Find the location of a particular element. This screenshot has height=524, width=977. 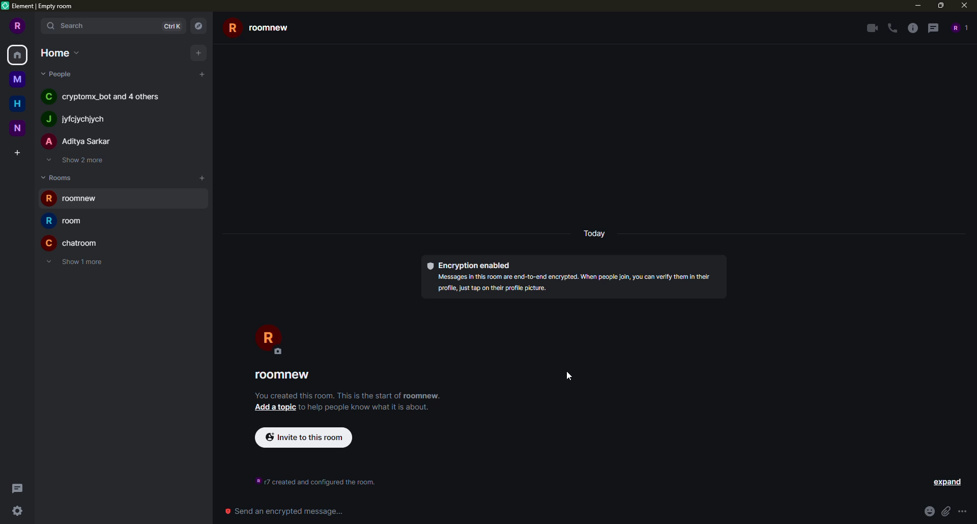

profile is located at coordinates (19, 25).